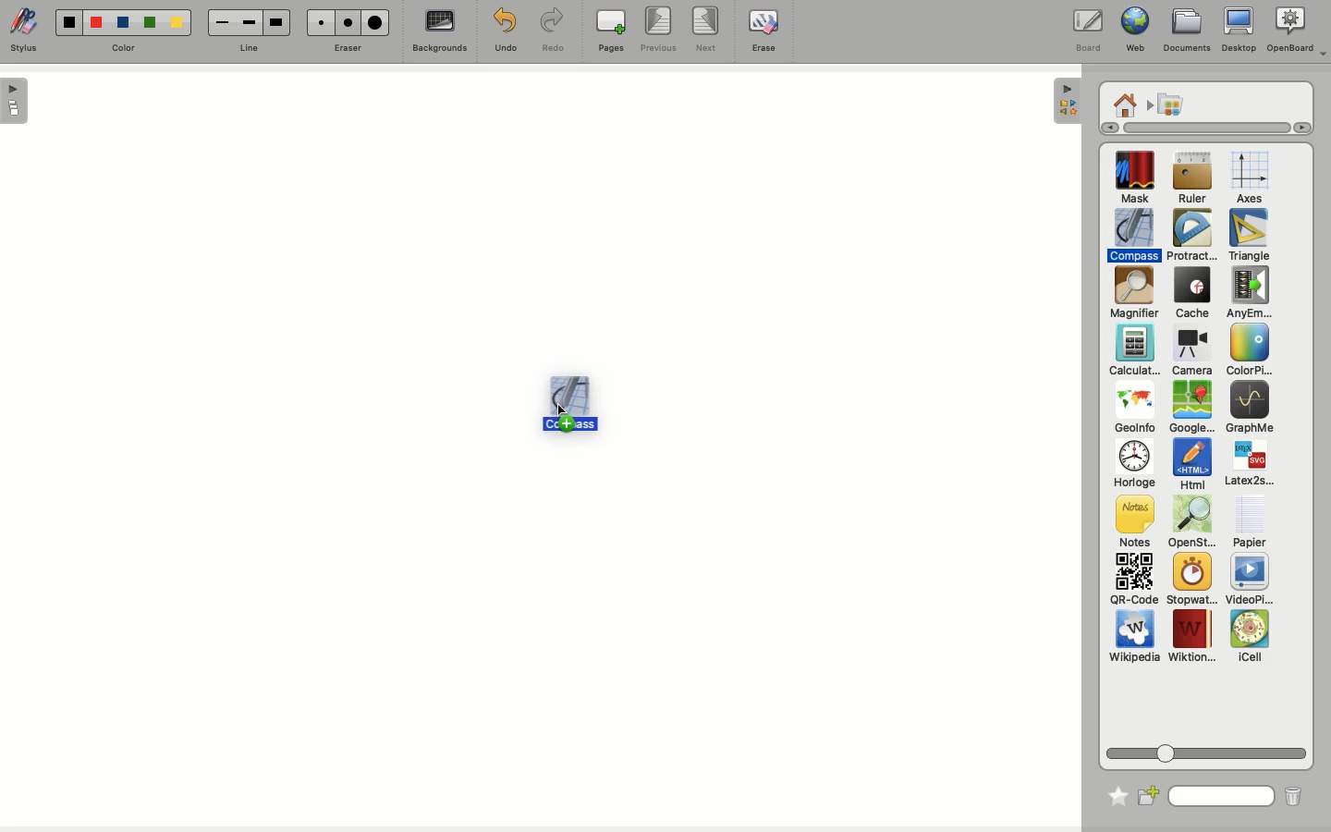 The height and width of the screenshot is (832, 1331). I want to click on Stopwatch, so click(1191, 581).